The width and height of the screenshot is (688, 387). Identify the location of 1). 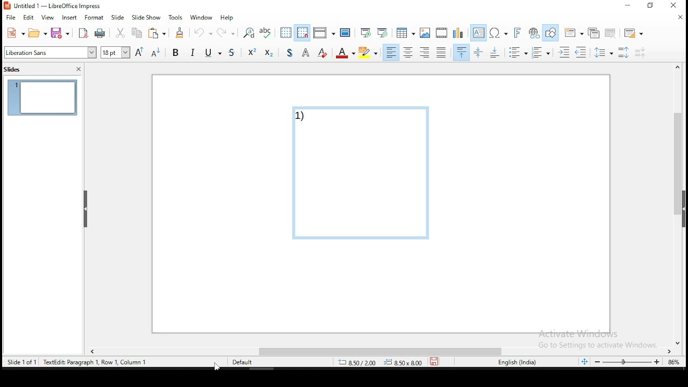
(362, 175).